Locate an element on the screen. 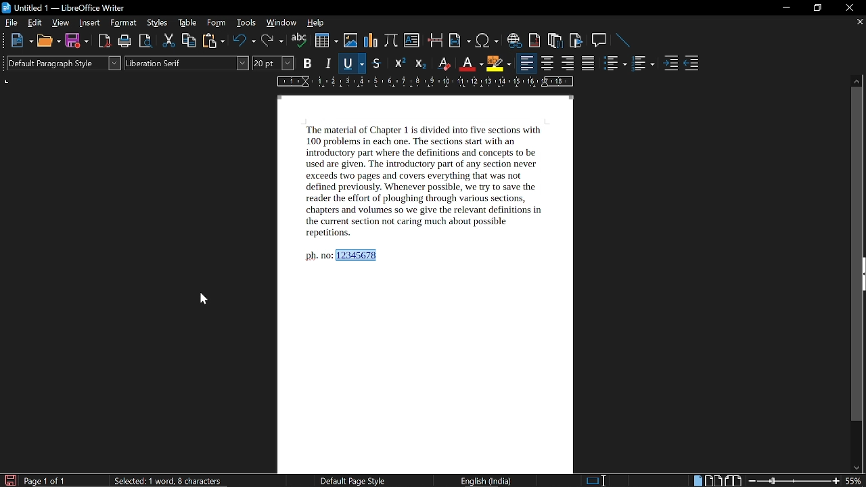  window is located at coordinates (281, 24).